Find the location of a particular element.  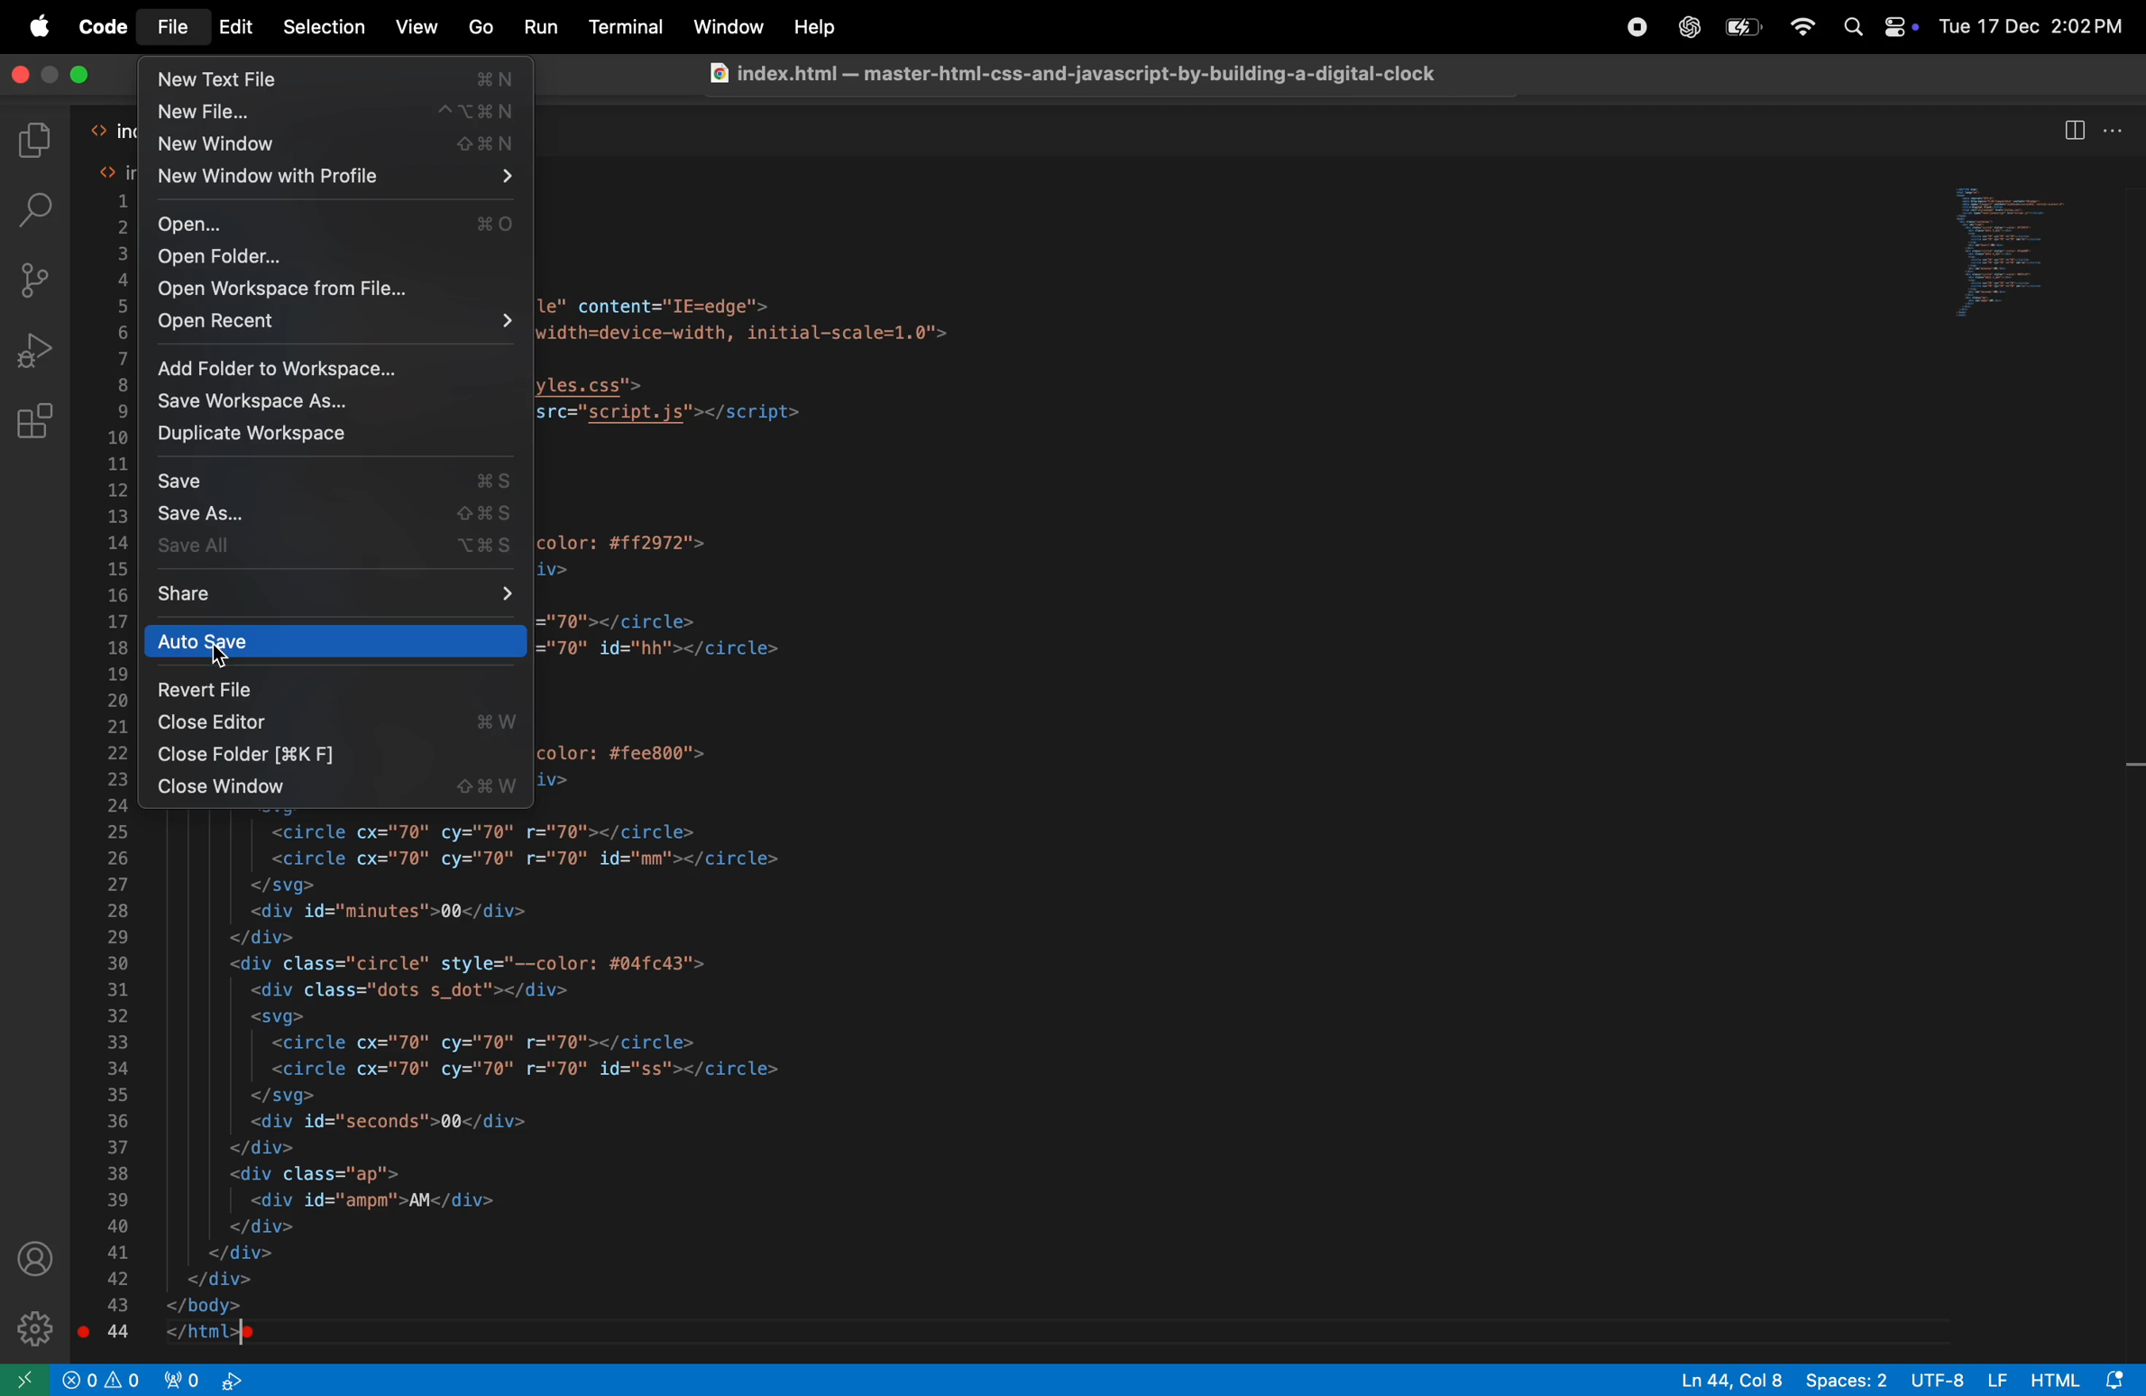

close is located at coordinates (21, 75).